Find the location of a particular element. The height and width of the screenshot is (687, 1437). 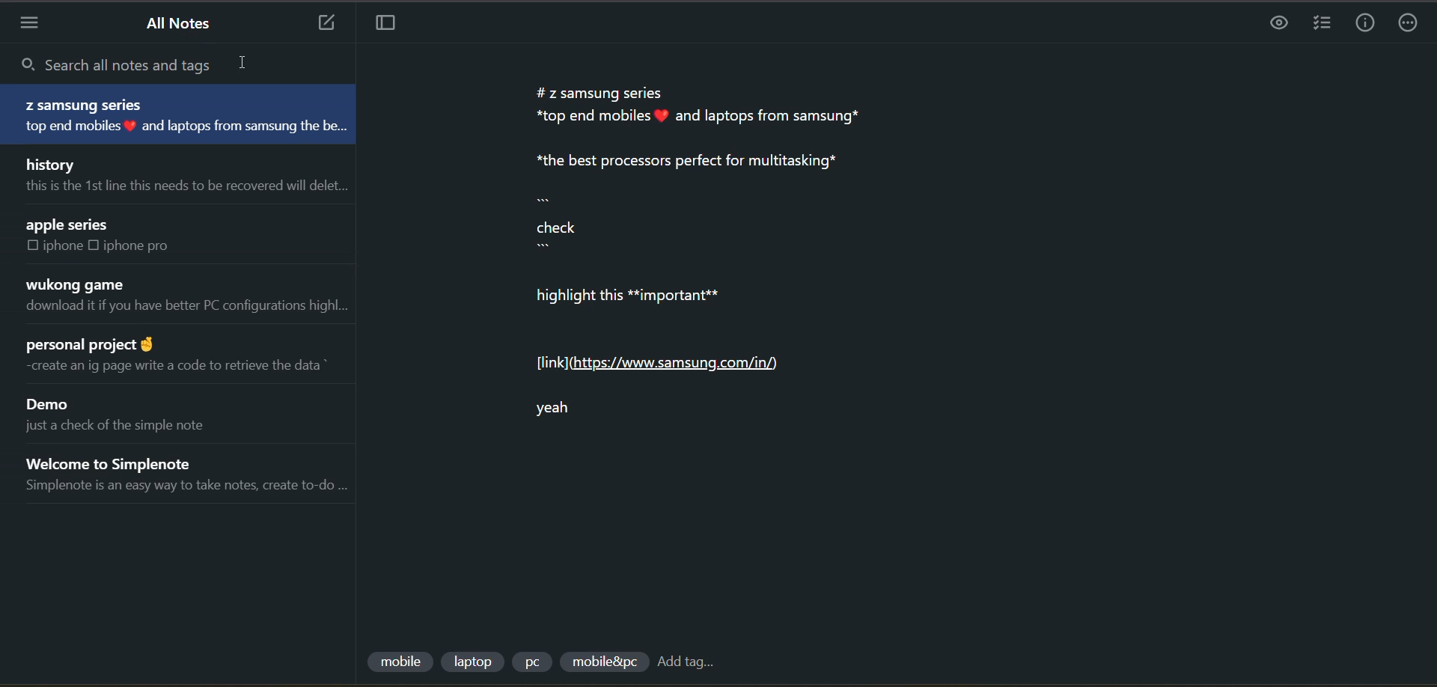

pc is located at coordinates (536, 664).